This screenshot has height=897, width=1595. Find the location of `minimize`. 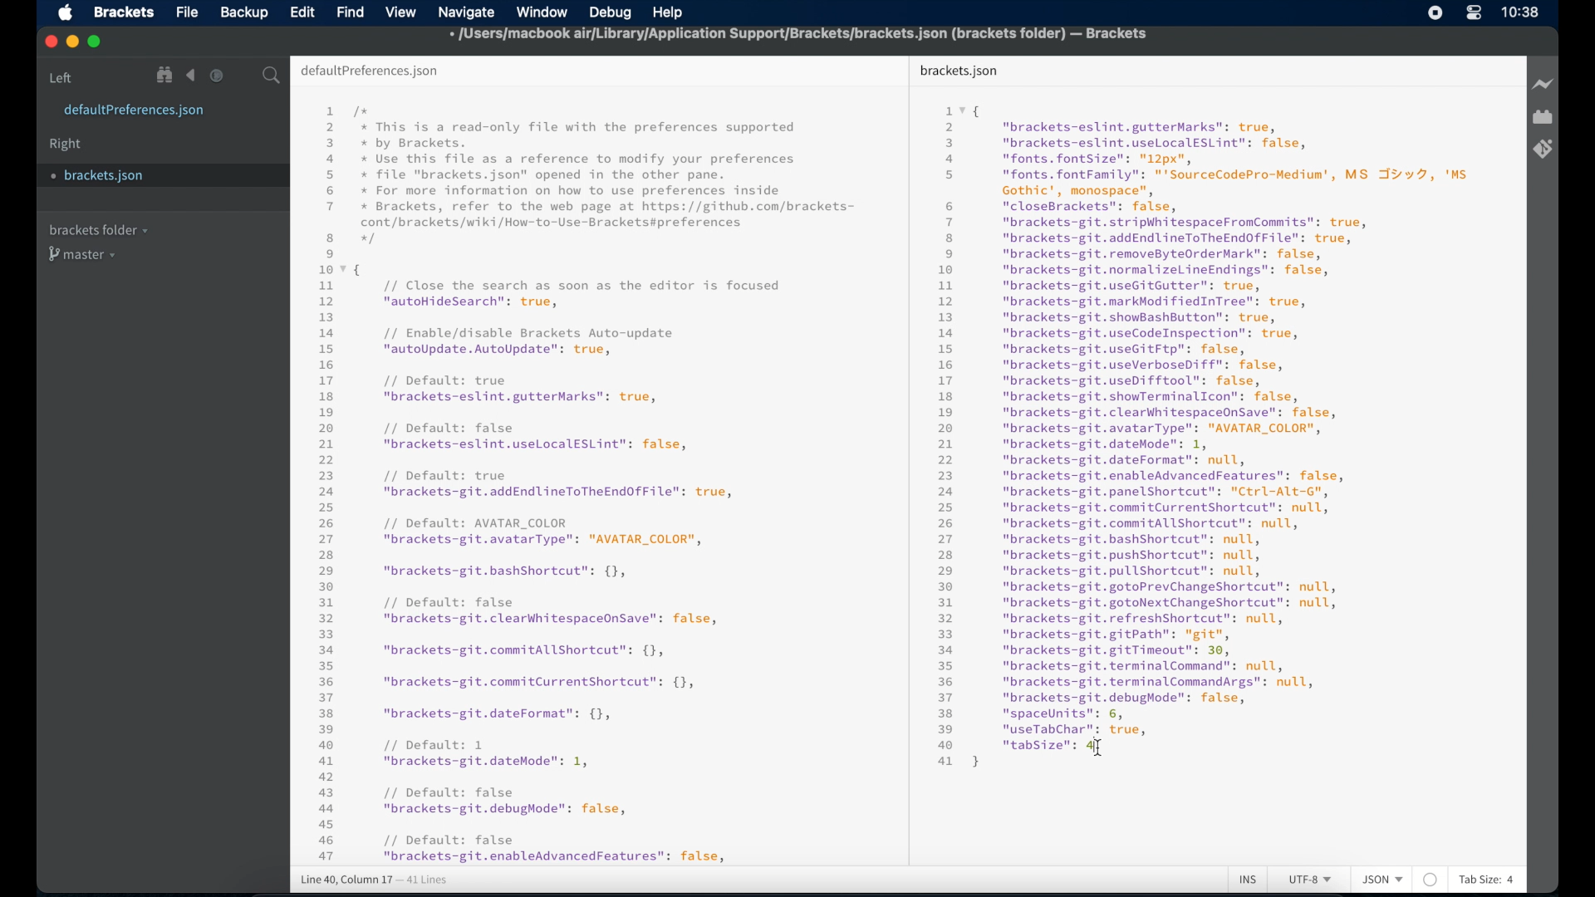

minimize is located at coordinates (74, 42).